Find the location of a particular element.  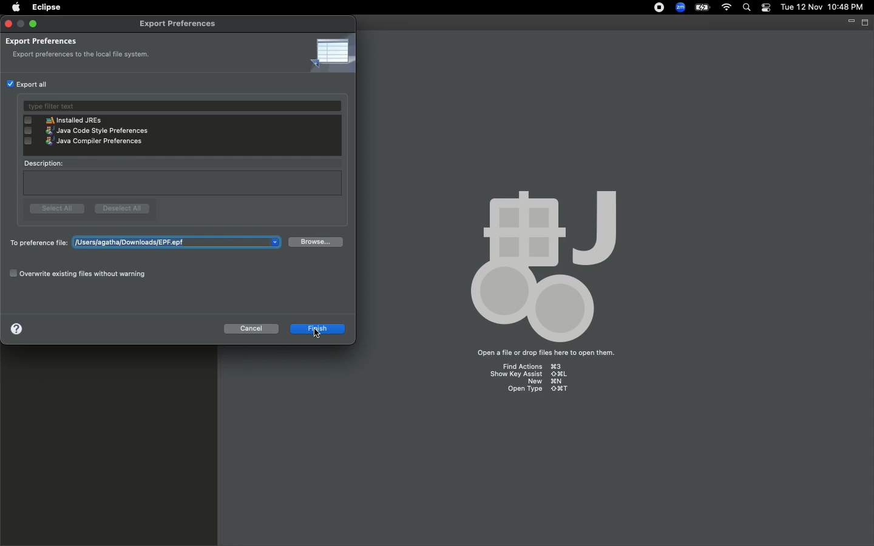

Help is located at coordinates (19, 329).